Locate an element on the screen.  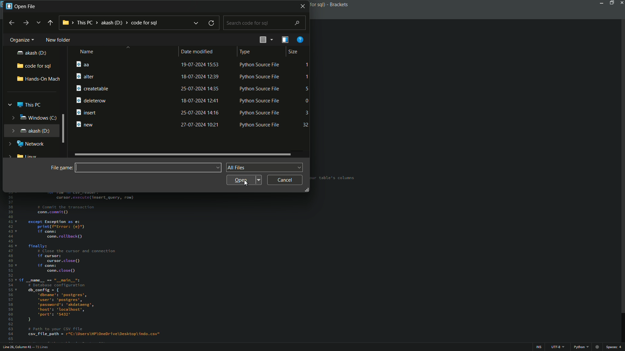
akash(D) is located at coordinates (29, 131).